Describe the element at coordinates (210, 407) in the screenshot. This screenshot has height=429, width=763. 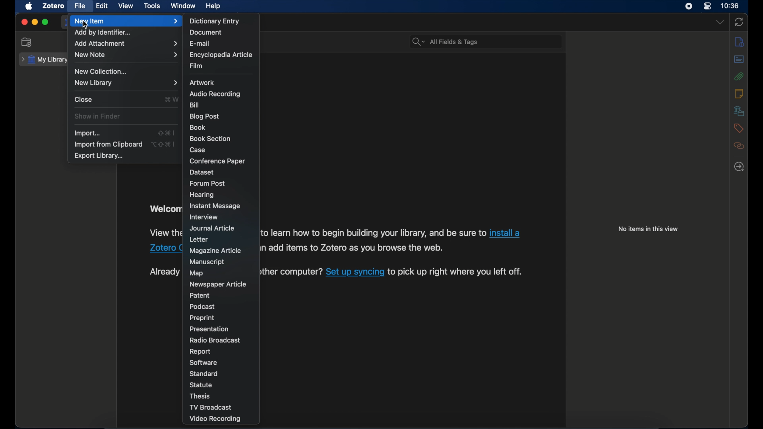
I see `tv broadcast` at that location.